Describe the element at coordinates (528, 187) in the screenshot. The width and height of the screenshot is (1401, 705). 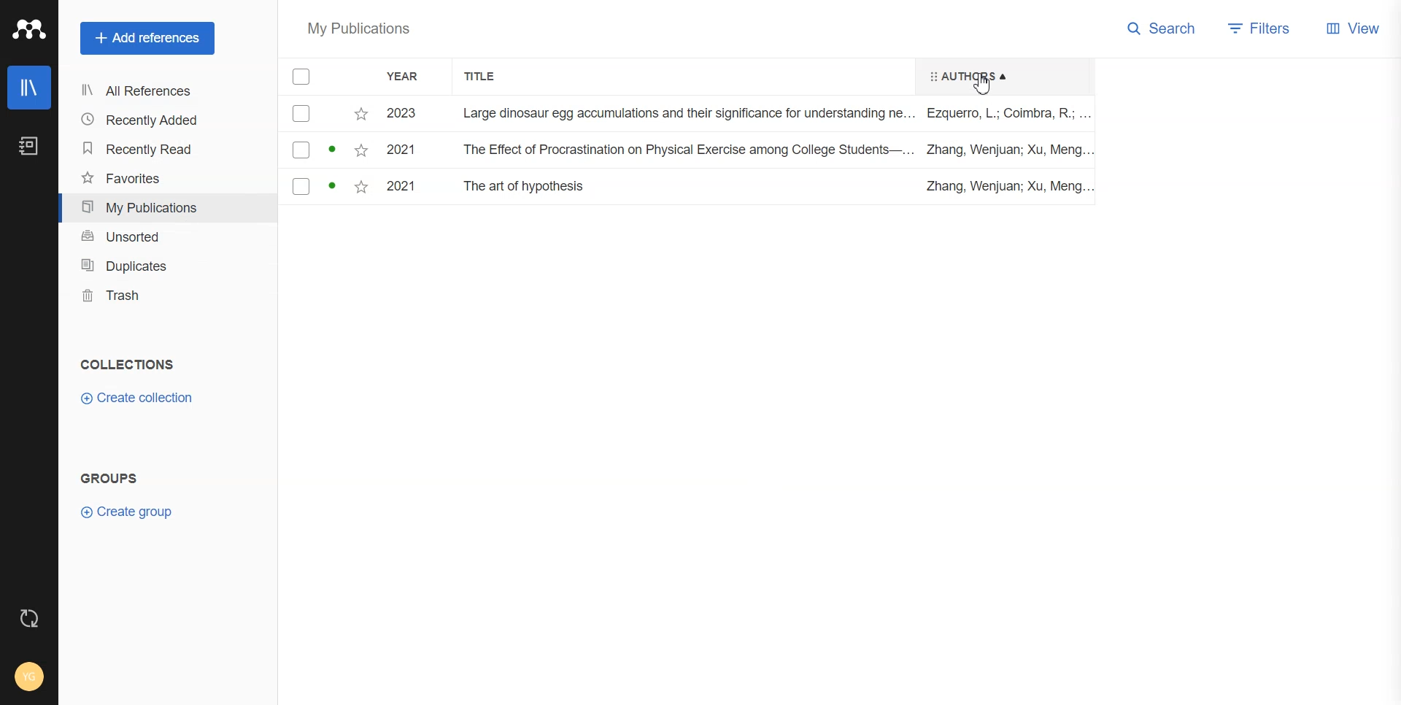
I see `The art of hypothesis` at that location.